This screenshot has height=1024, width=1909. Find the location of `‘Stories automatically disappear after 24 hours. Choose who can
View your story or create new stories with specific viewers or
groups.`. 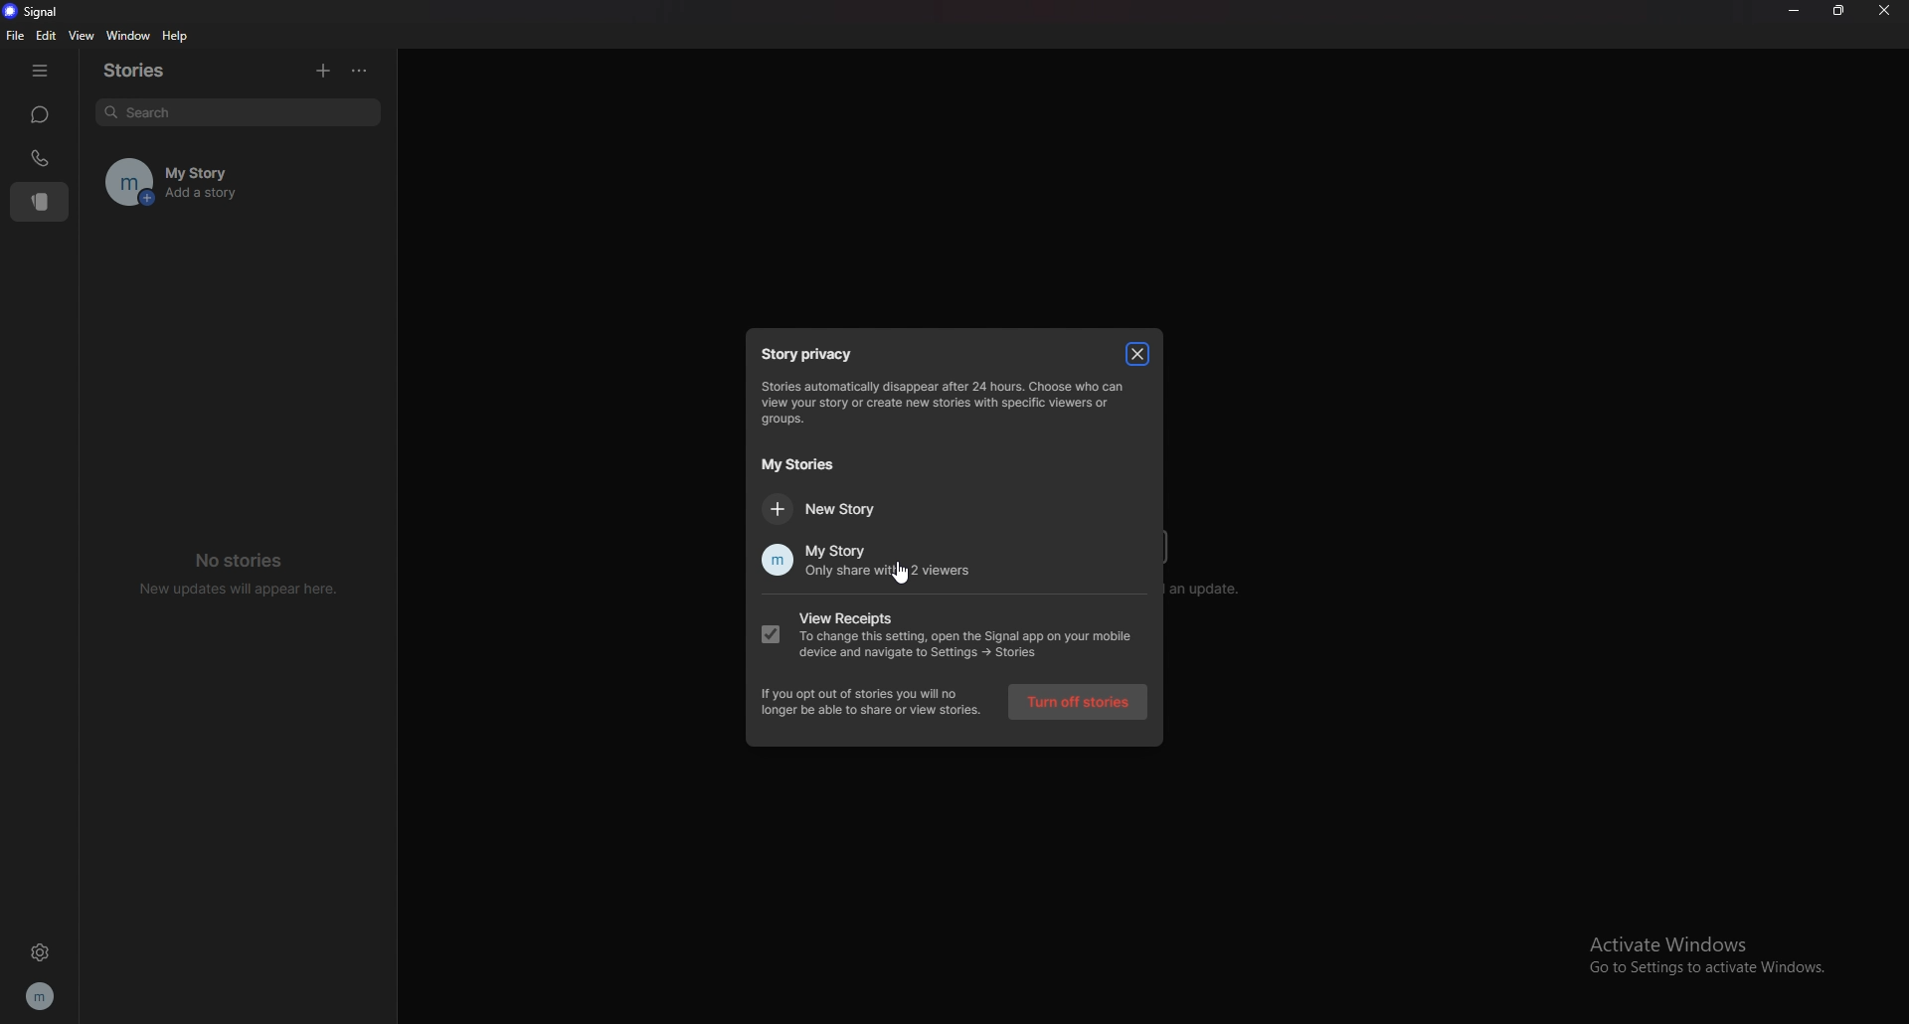

‘Stories automatically disappear after 24 hours. Choose who can
View your story or create new stories with specific viewers or
groups. is located at coordinates (954, 404).